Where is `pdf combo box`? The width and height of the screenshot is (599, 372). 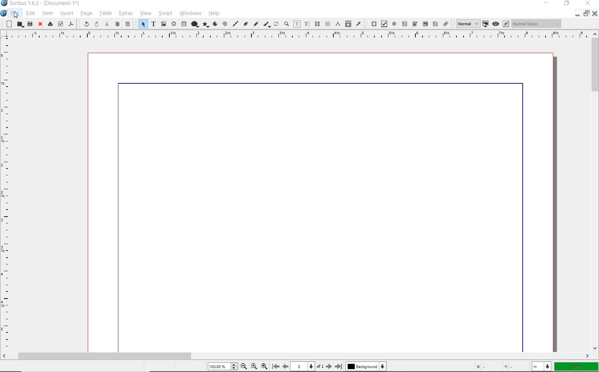
pdf combo box is located at coordinates (415, 24).